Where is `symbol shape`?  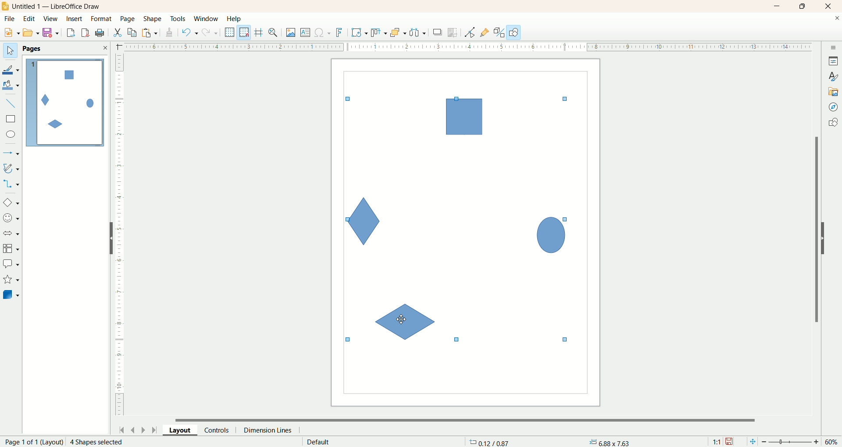
symbol shape is located at coordinates (12, 219).